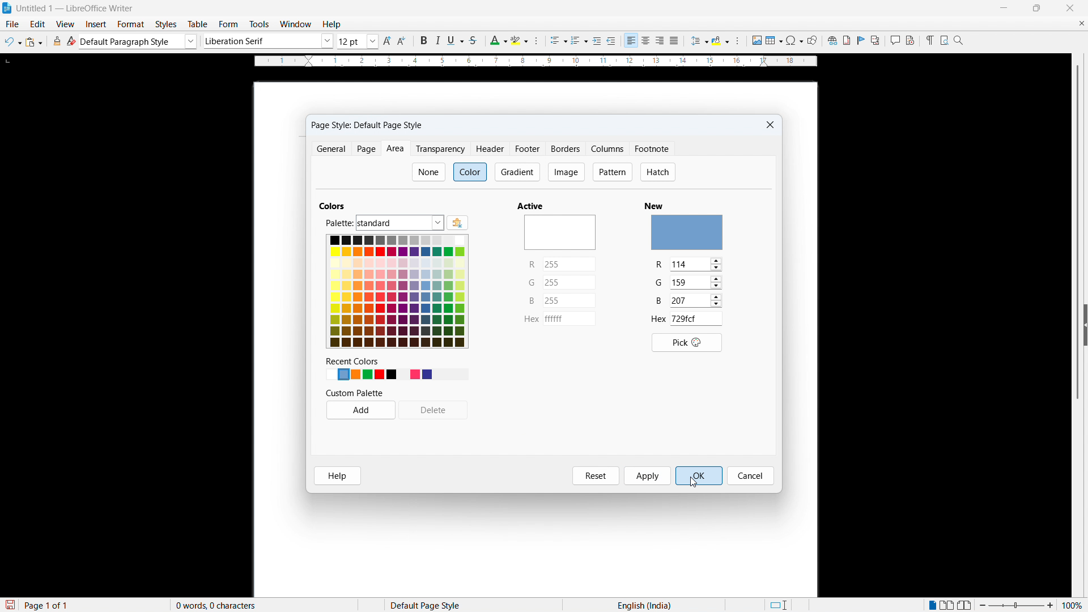 Image resolution: width=1088 pixels, height=612 pixels. I want to click on Borders , so click(566, 148).